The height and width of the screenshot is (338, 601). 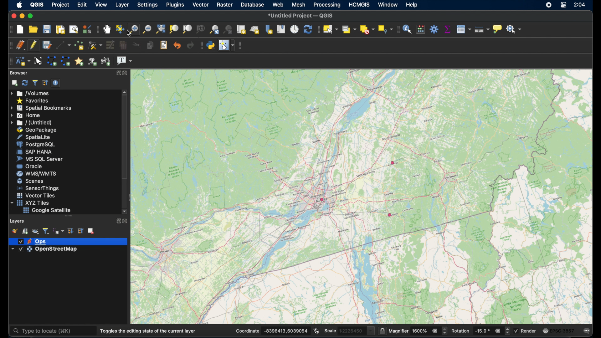 What do you see at coordinates (33, 45) in the screenshot?
I see `toggle editing` at bounding box center [33, 45].